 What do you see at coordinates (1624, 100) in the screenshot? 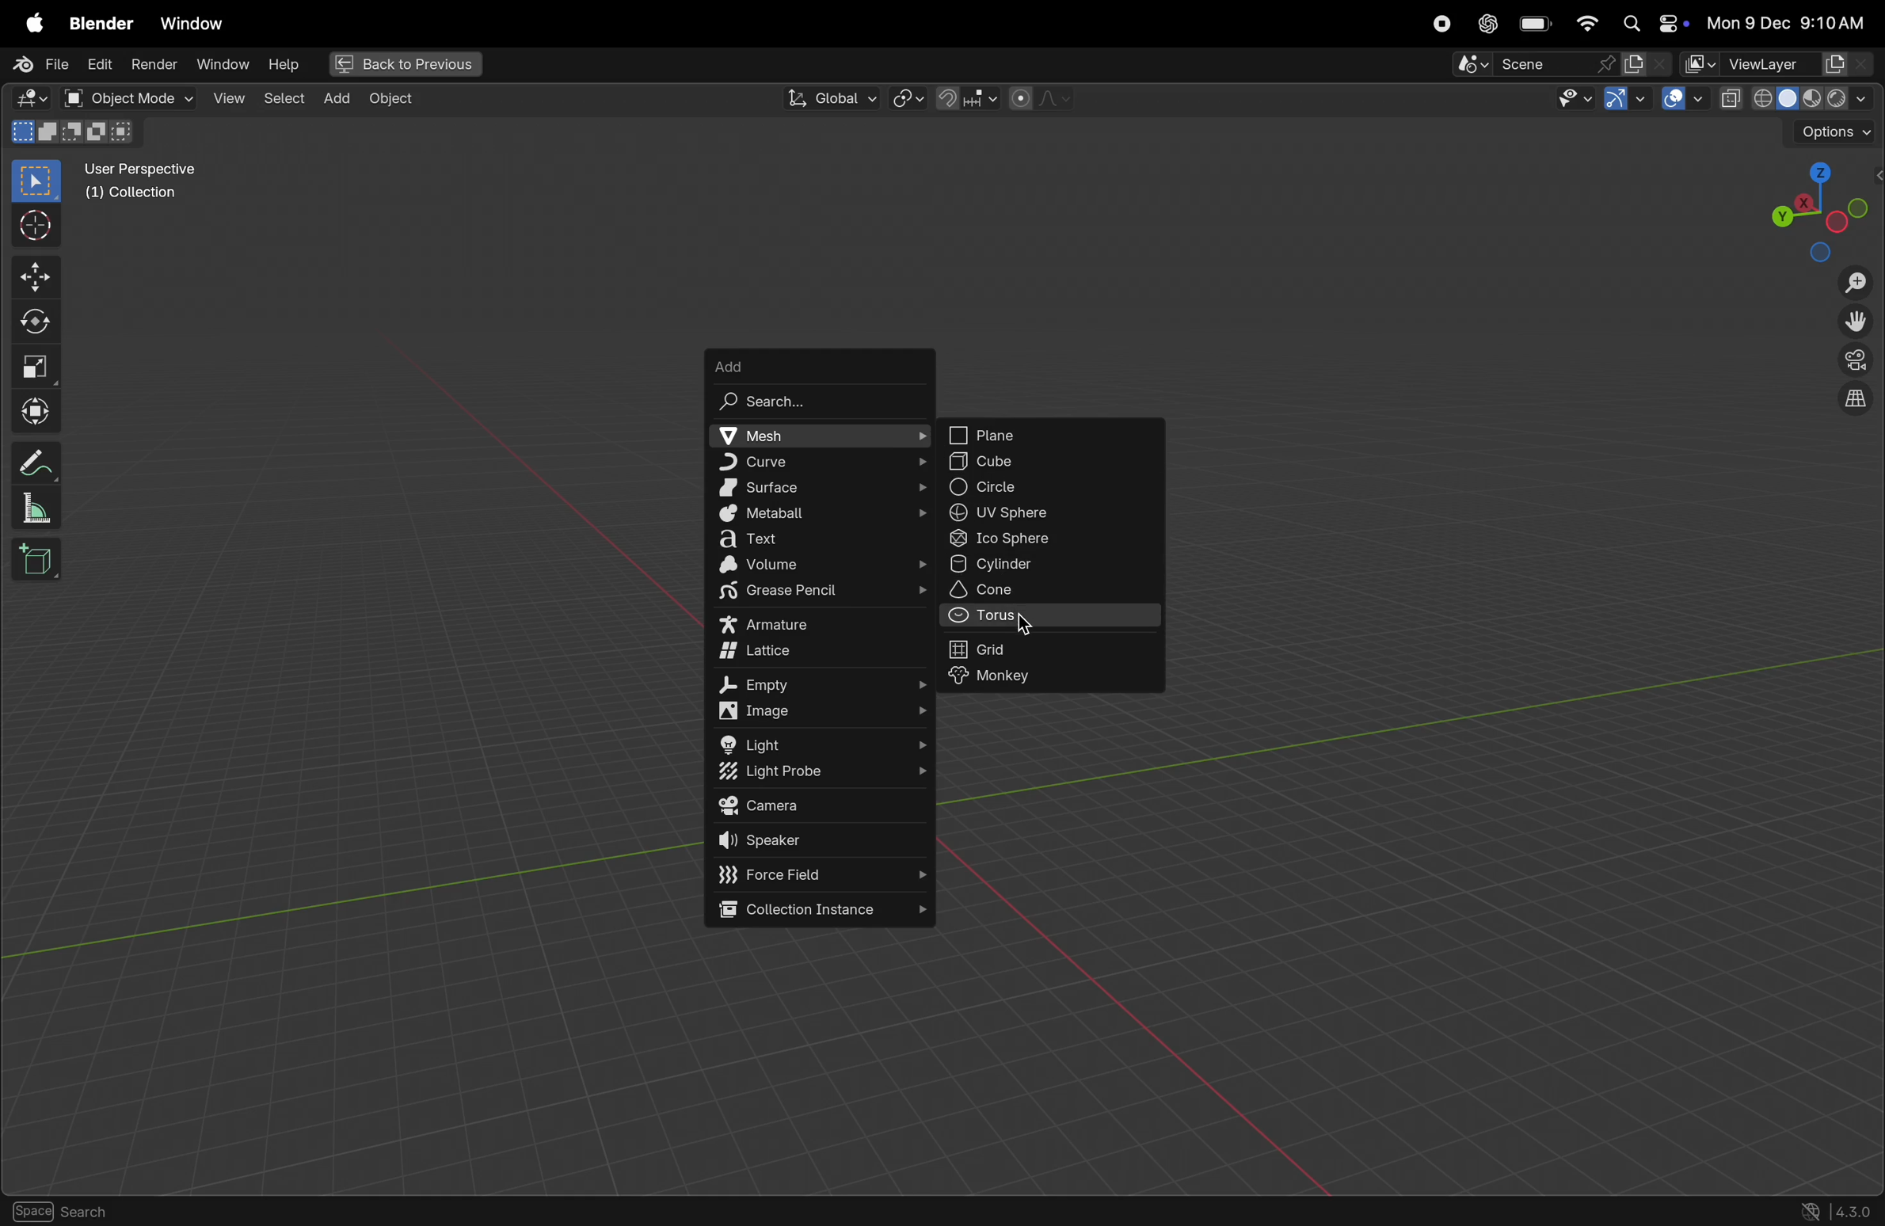
I see `Gimzos` at bounding box center [1624, 100].